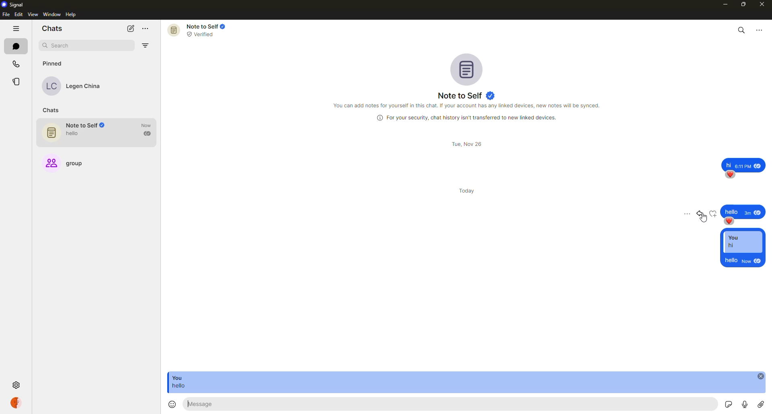  What do you see at coordinates (466, 67) in the screenshot?
I see `profile pic` at bounding box center [466, 67].